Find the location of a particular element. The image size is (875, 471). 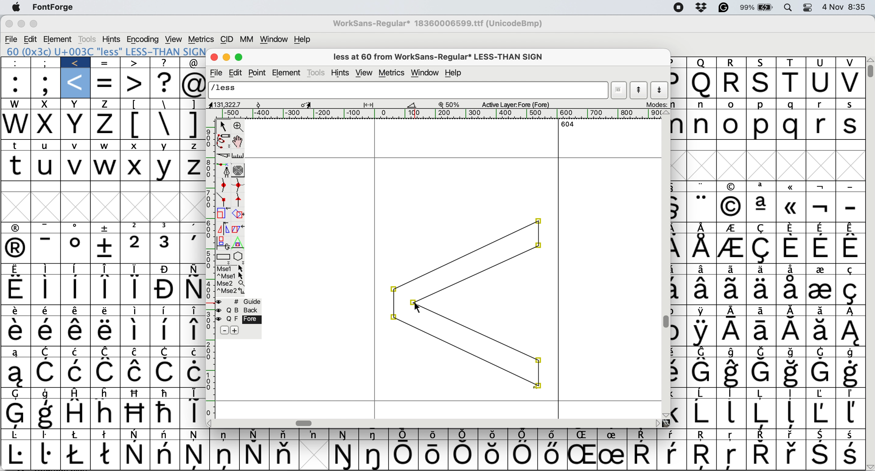

Symbol is located at coordinates (17, 270).